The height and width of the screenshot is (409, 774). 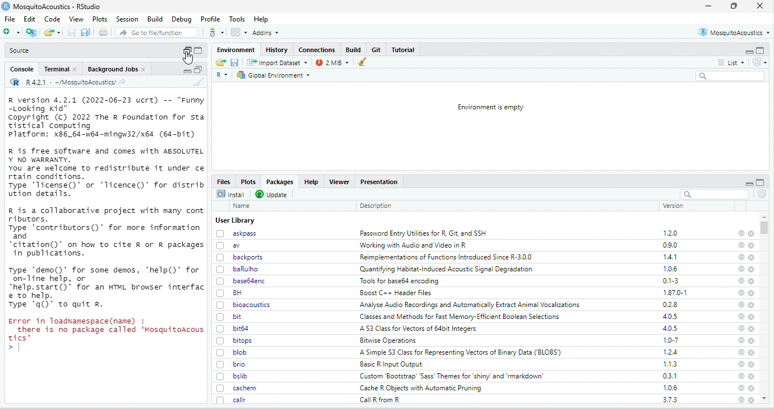 I want to click on close, so click(x=752, y=329).